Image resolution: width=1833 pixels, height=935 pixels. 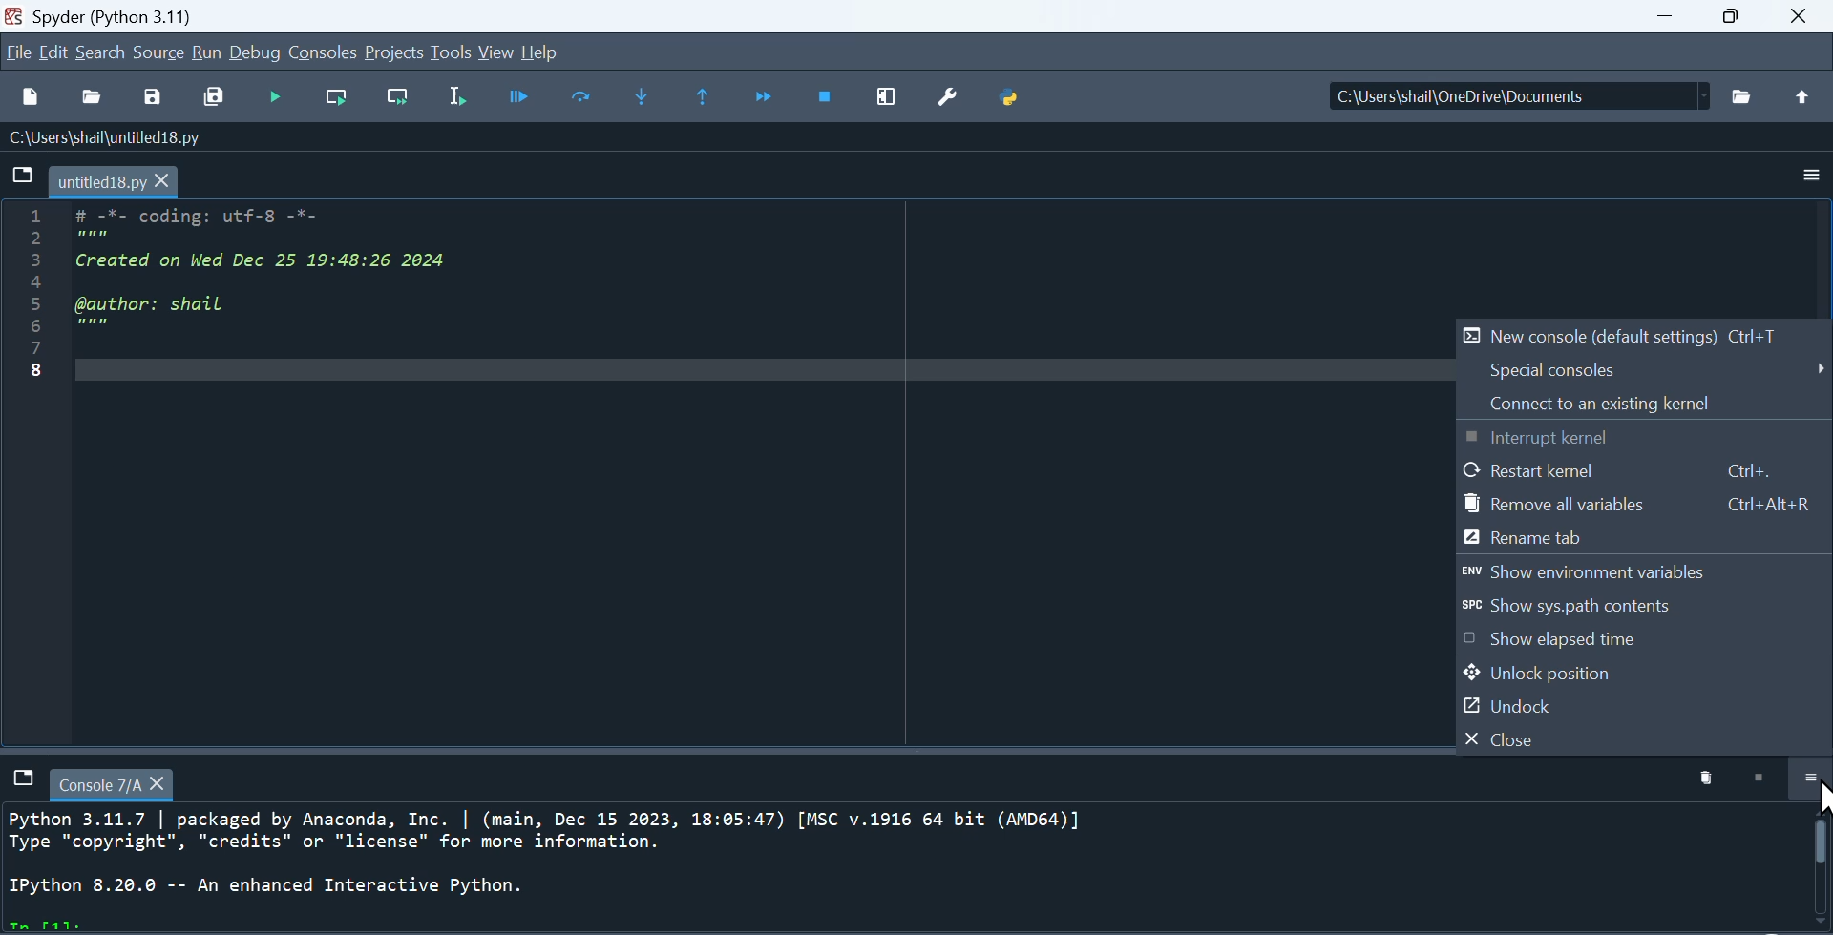 What do you see at coordinates (21, 782) in the screenshot?
I see `tab options` at bounding box center [21, 782].